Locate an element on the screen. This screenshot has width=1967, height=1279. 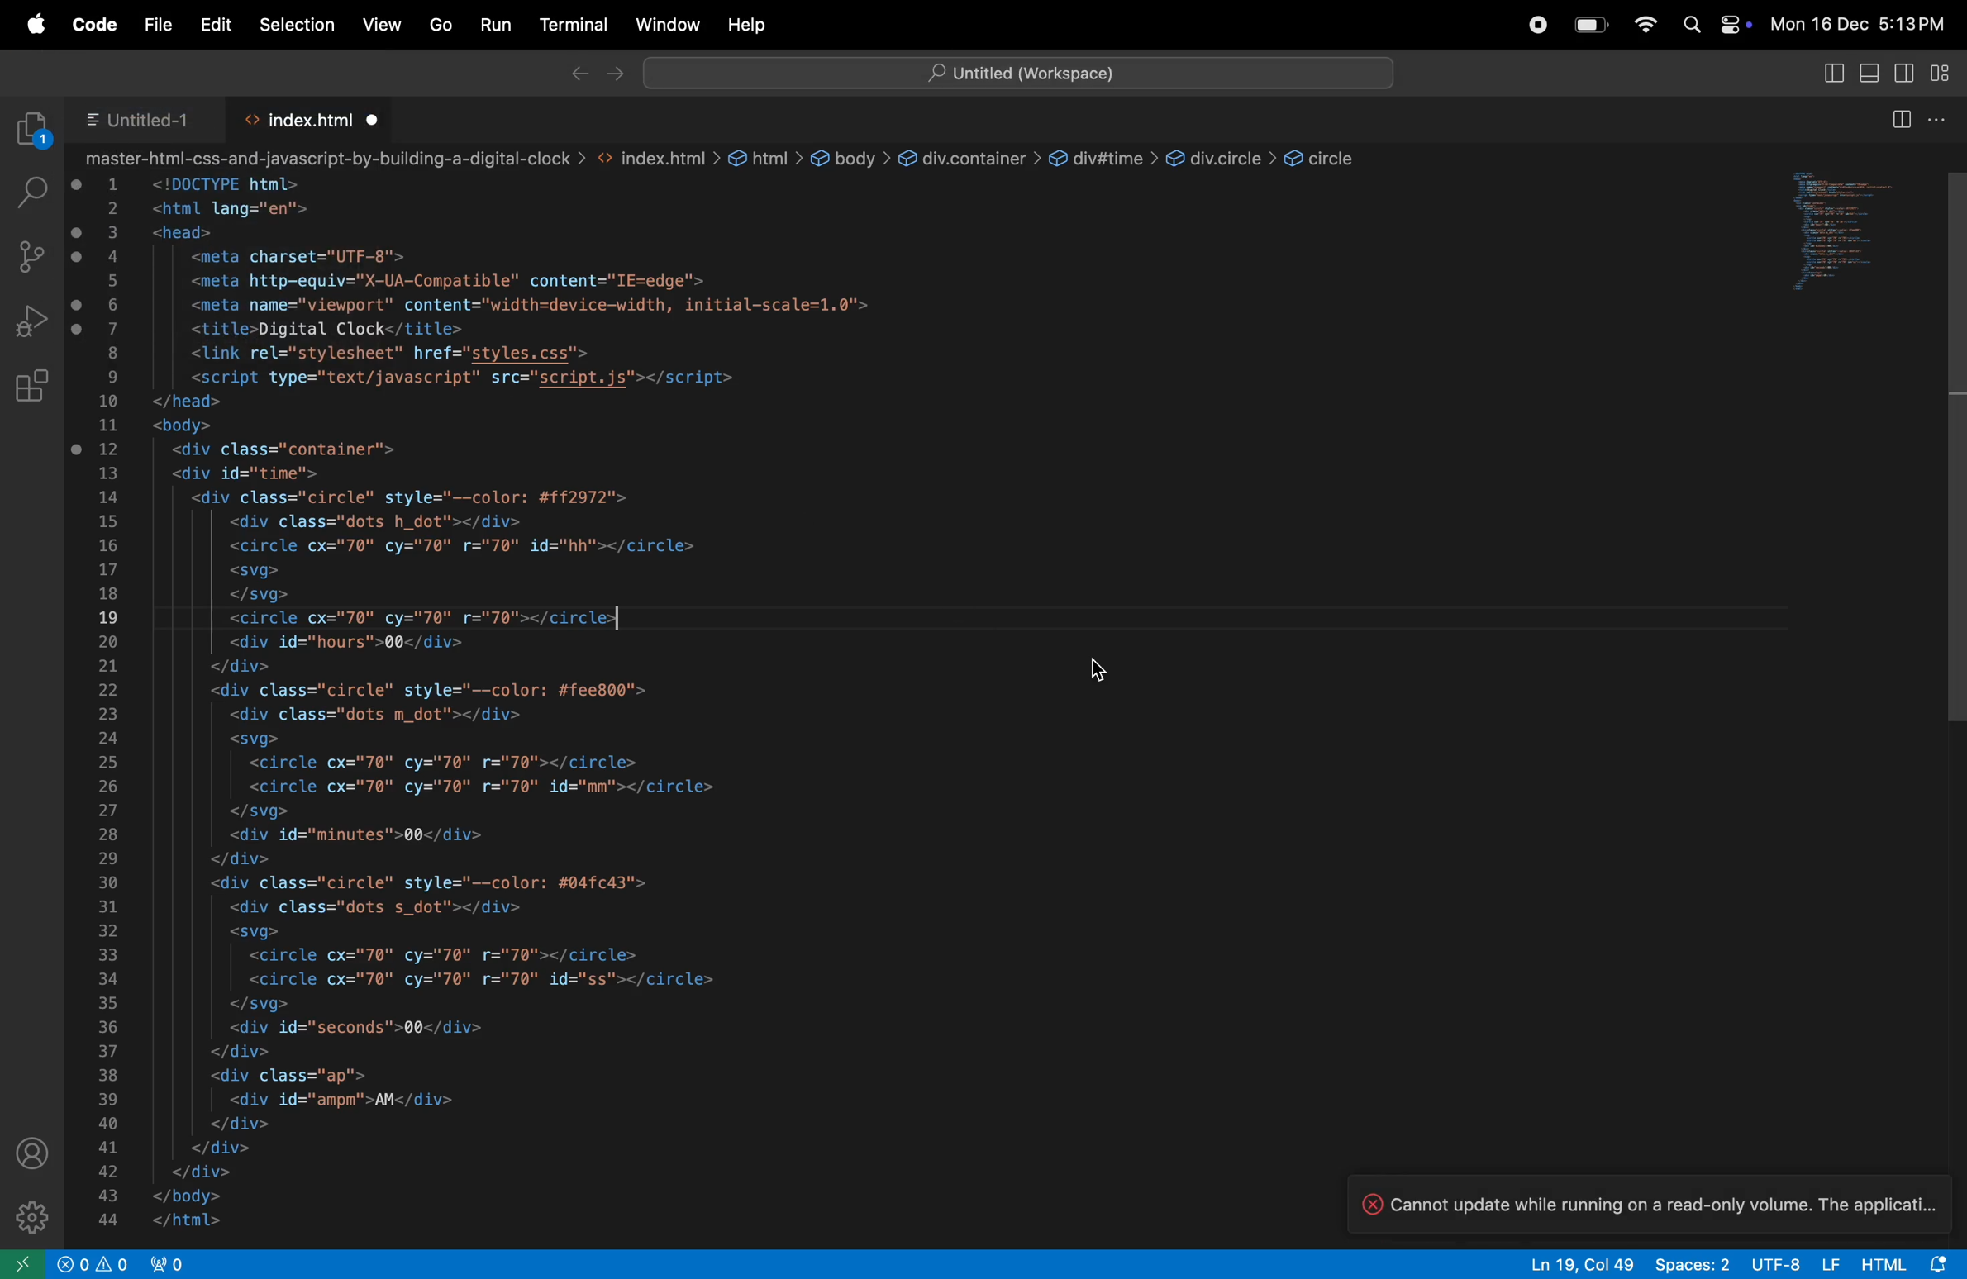
search is located at coordinates (32, 193).